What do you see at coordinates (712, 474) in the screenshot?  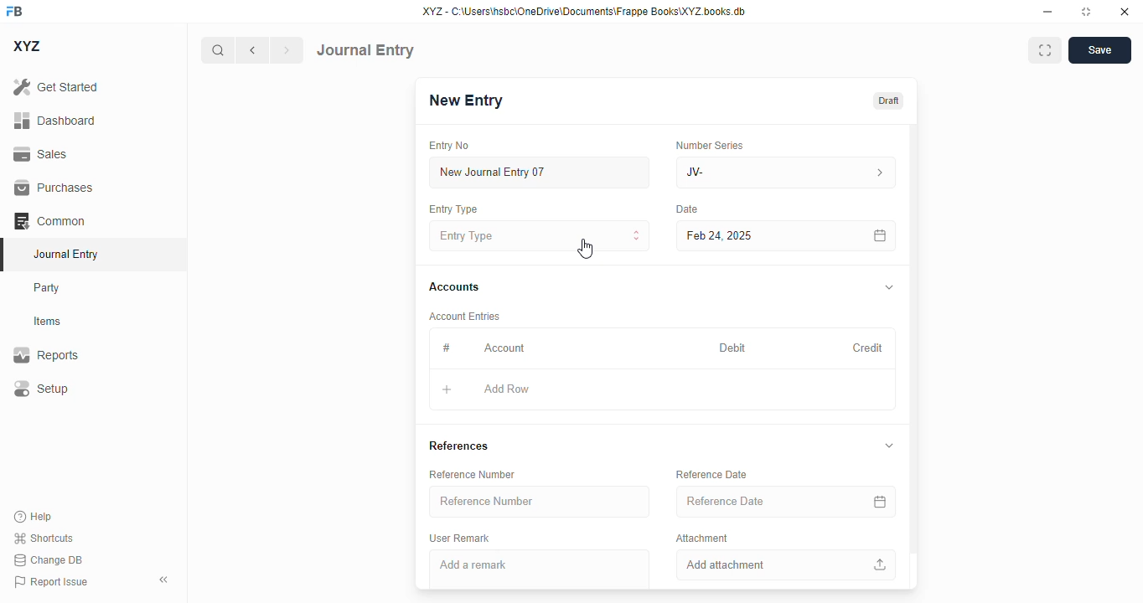 I see `reference date` at bounding box center [712, 474].